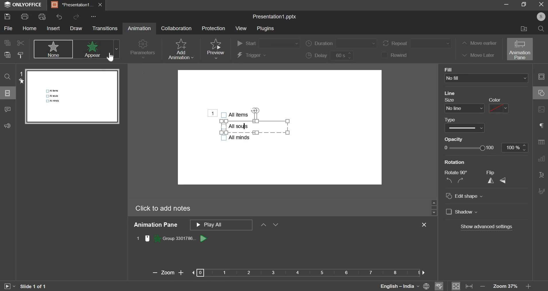  Describe the element at coordinates (9, 28) in the screenshot. I see `file` at that location.